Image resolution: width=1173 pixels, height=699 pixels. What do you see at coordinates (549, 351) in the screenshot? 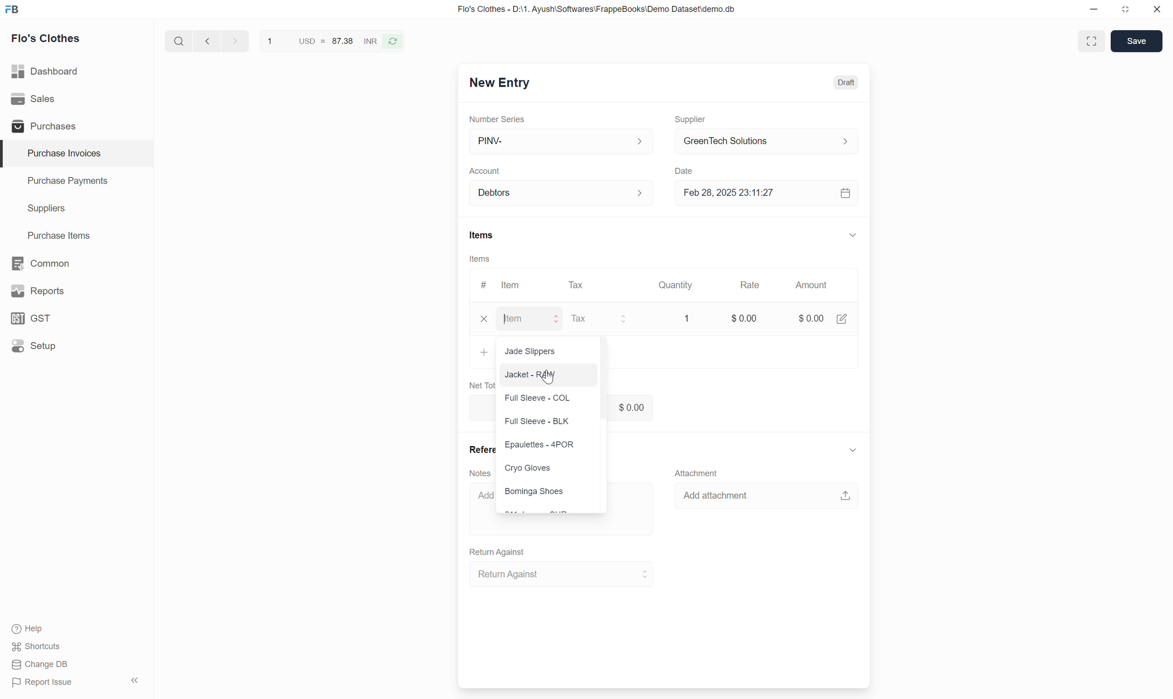
I see `Jade Slippers` at bounding box center [549, 351].